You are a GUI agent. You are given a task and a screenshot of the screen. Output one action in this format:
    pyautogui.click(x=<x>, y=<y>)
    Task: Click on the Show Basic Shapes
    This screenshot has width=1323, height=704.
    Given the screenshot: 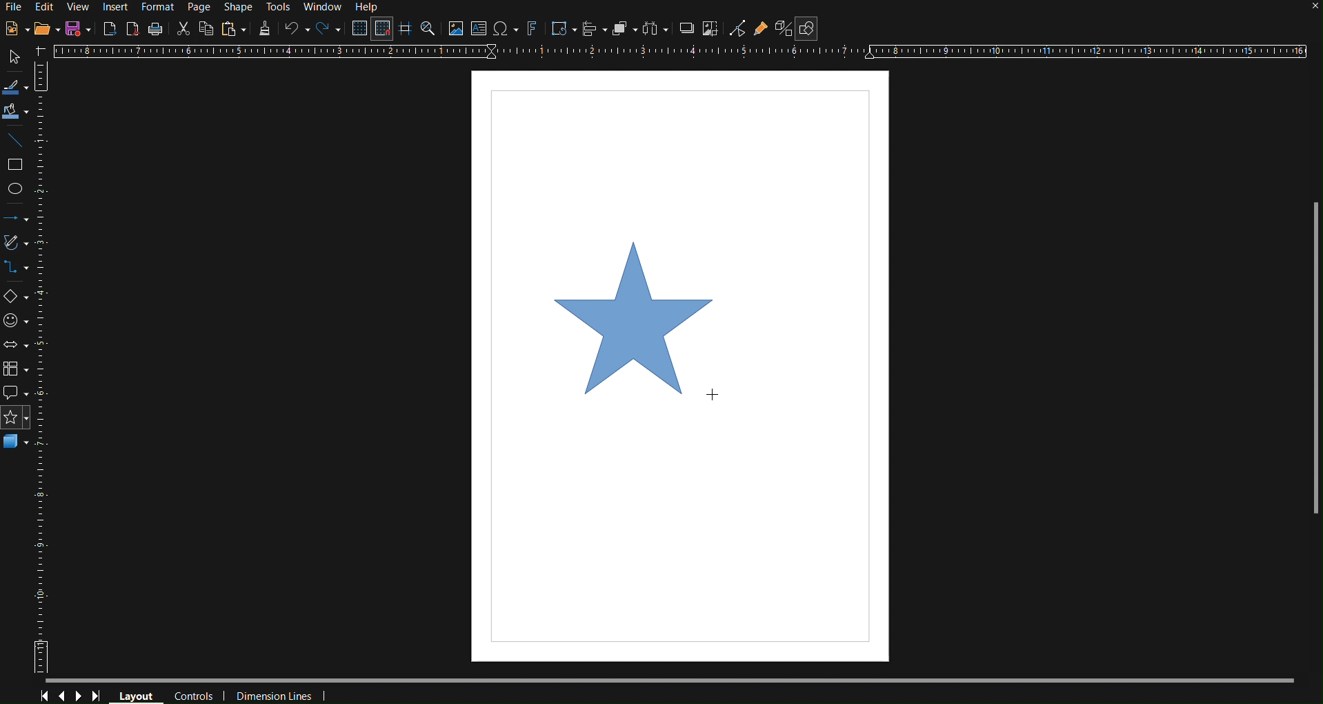 What is the action you would take?
    pyautogui.click(x=808, y=28)
    